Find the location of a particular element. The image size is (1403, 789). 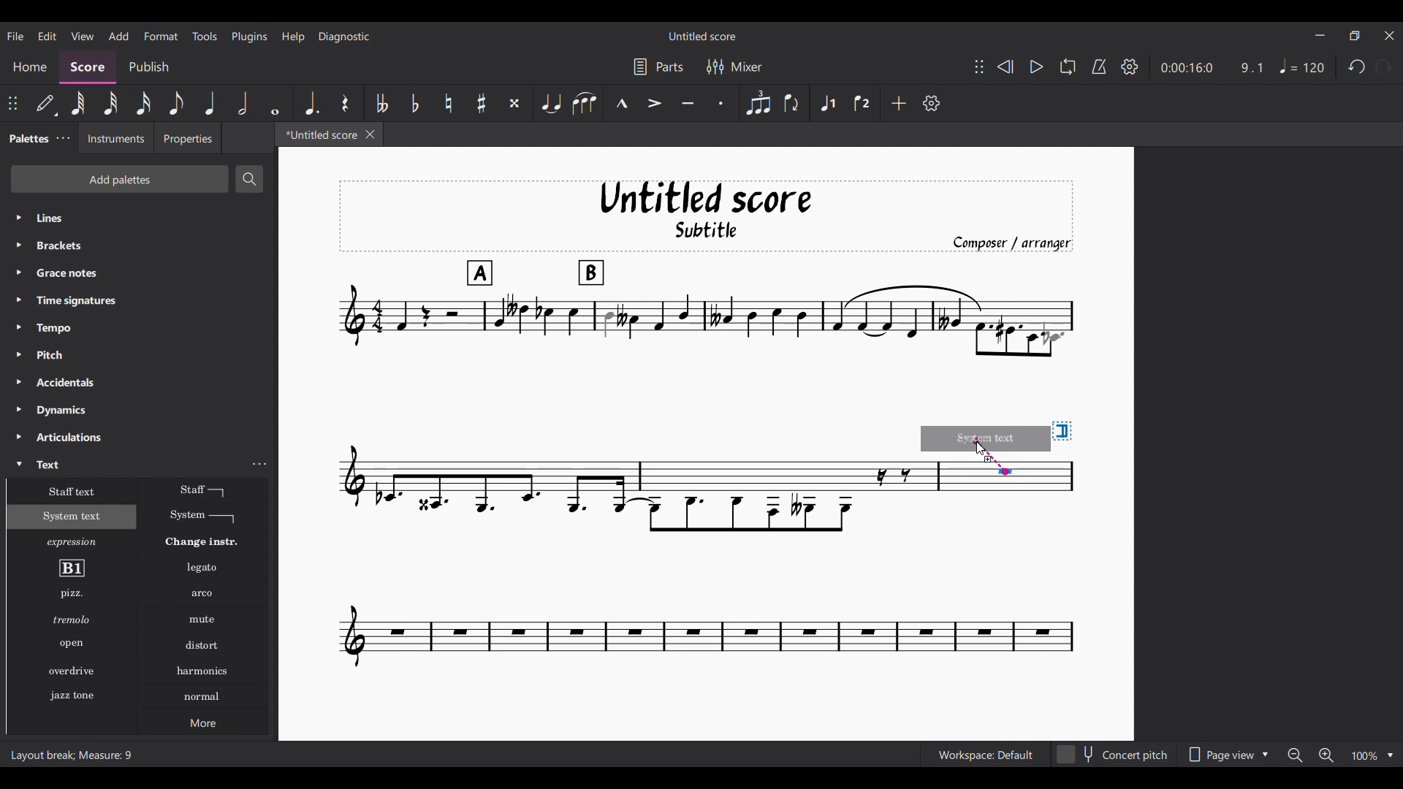

Toggle flat is located at coordinates (415, 103).